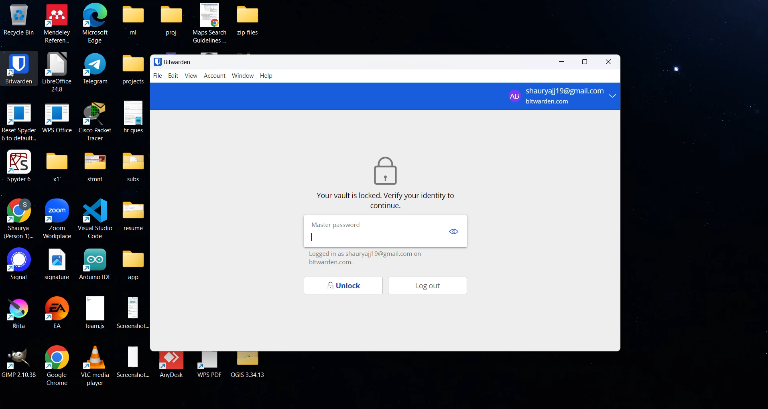 This screenshot has width=768, height=409. Describe the element at coordinates (57, 71) in the screenshot. I see `LibreOffice 24.8` at that location.